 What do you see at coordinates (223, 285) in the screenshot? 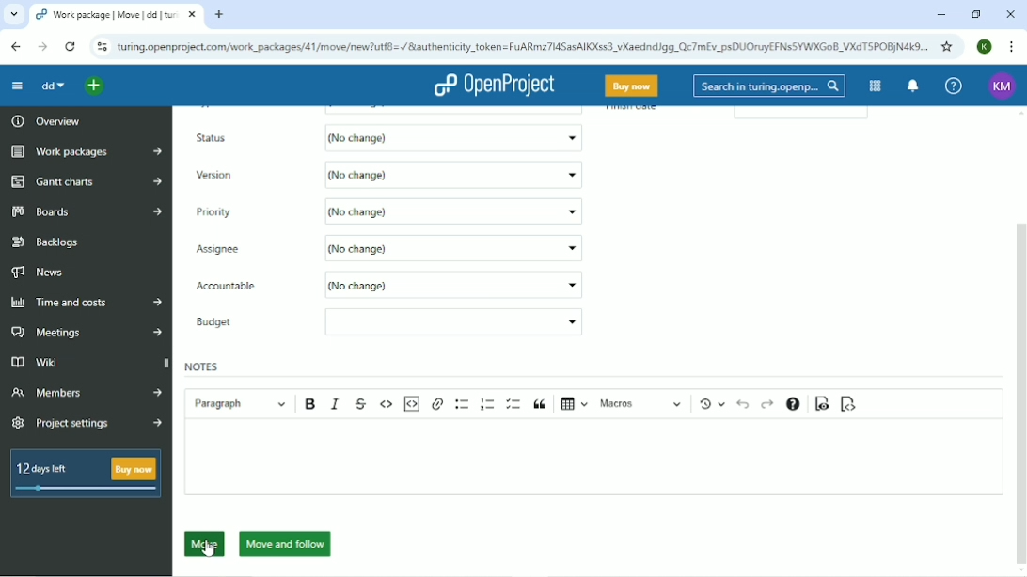
I see `Accountable` at bounding box center [223, 285].